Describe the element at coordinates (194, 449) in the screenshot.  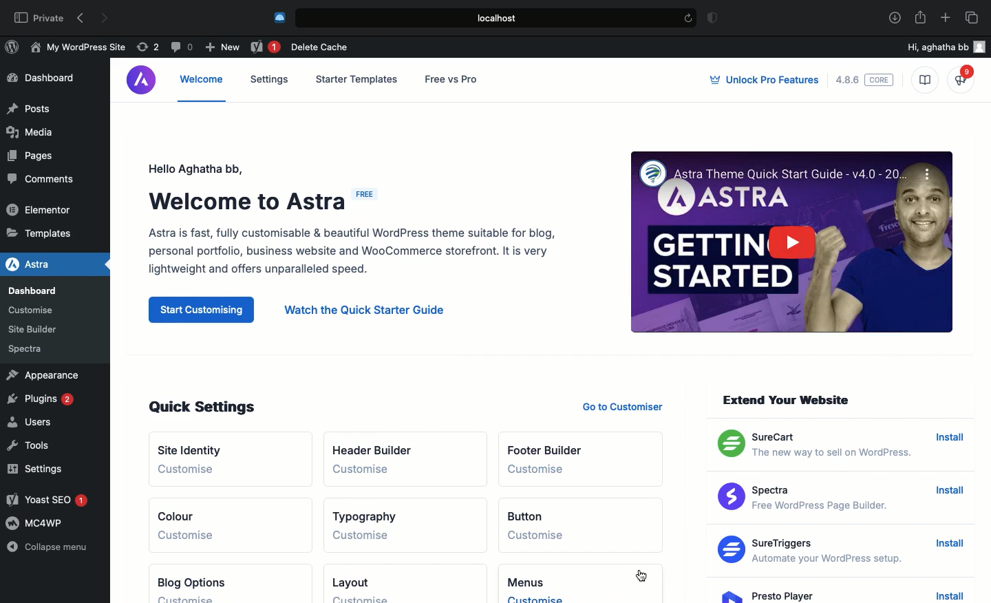
I see `Site identity` at that location.